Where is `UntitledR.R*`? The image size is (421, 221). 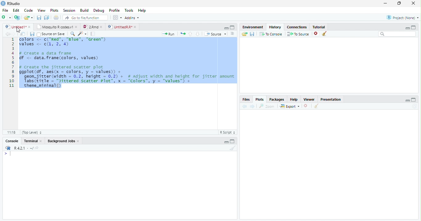
UntitledR.R* is located at coordinates (120, 27).